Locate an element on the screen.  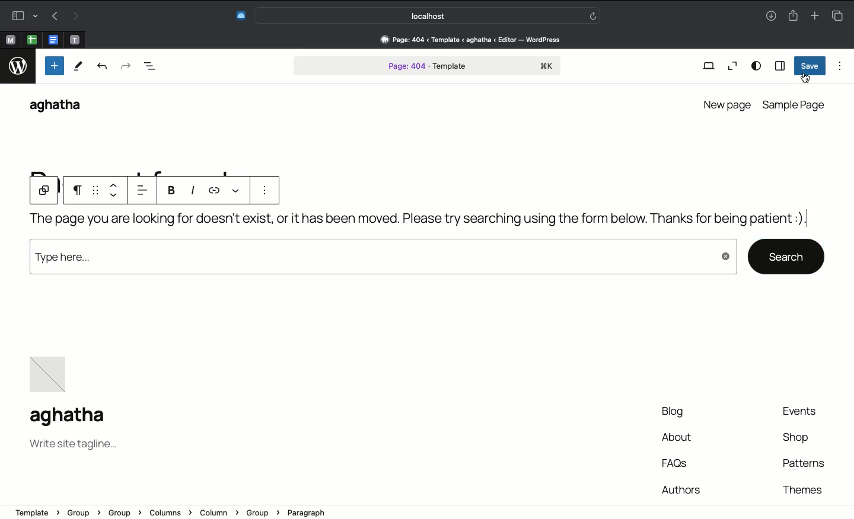
authors is located at coordinates (681, 488).